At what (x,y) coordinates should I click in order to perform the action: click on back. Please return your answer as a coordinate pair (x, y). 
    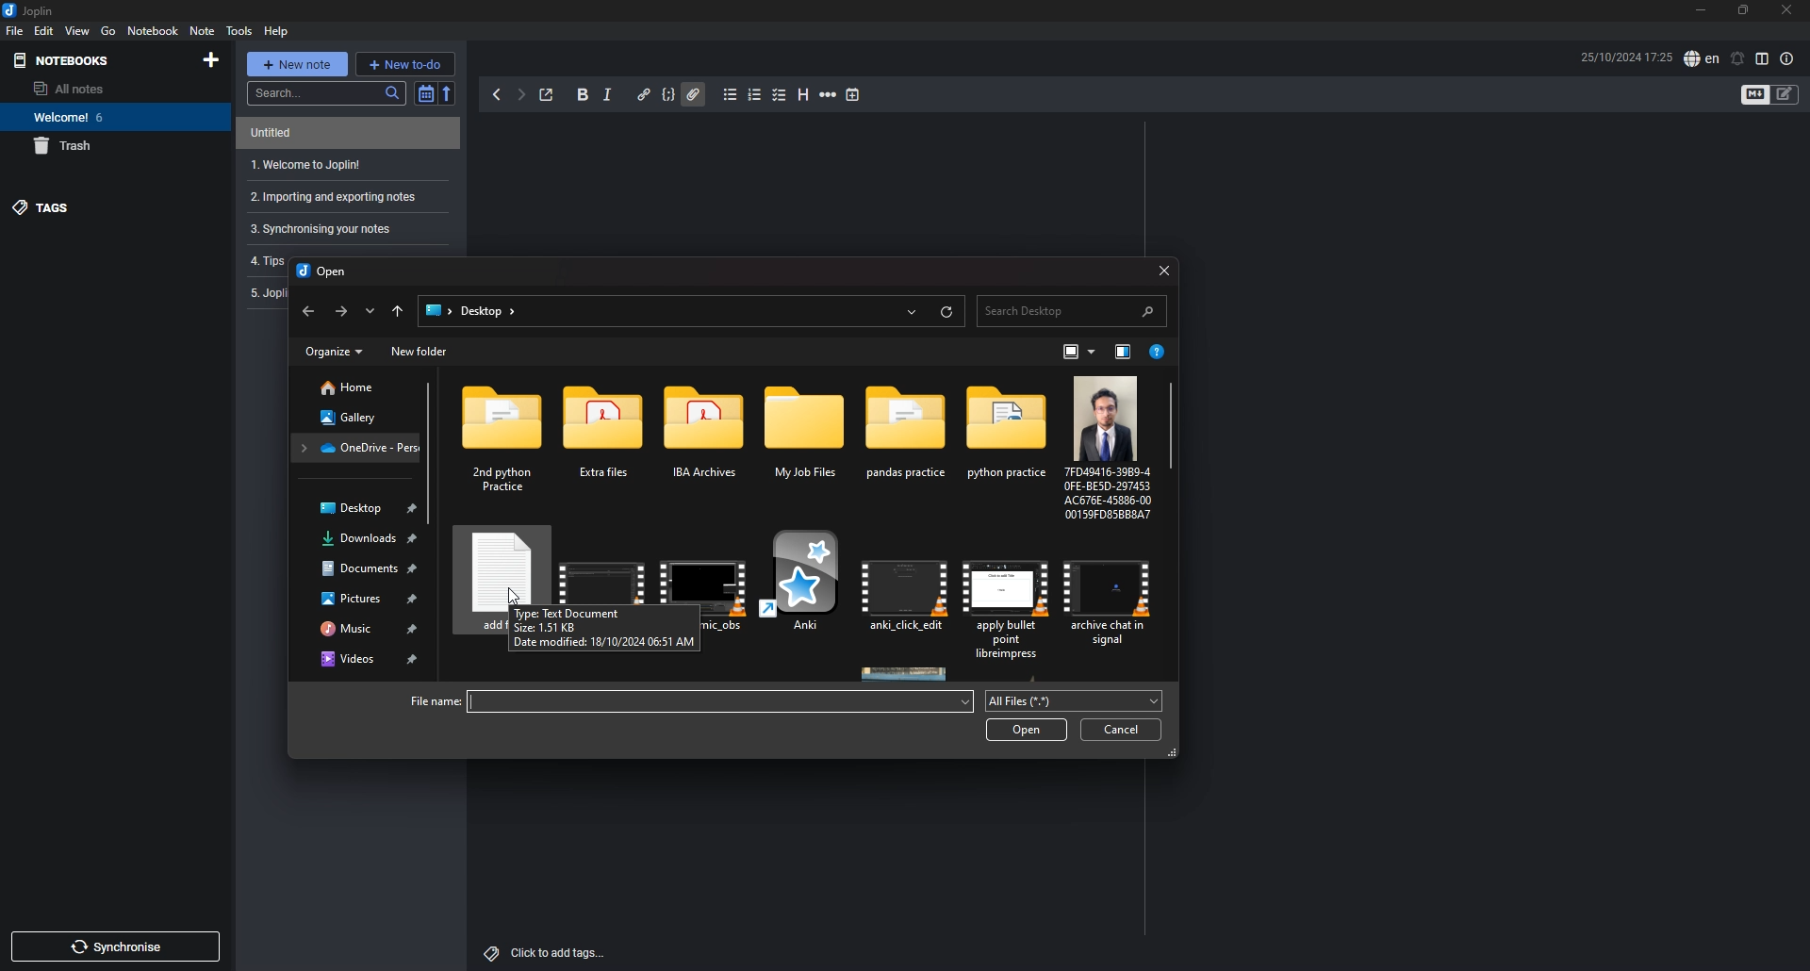
    Looking at the image, I should click on (306, 313).